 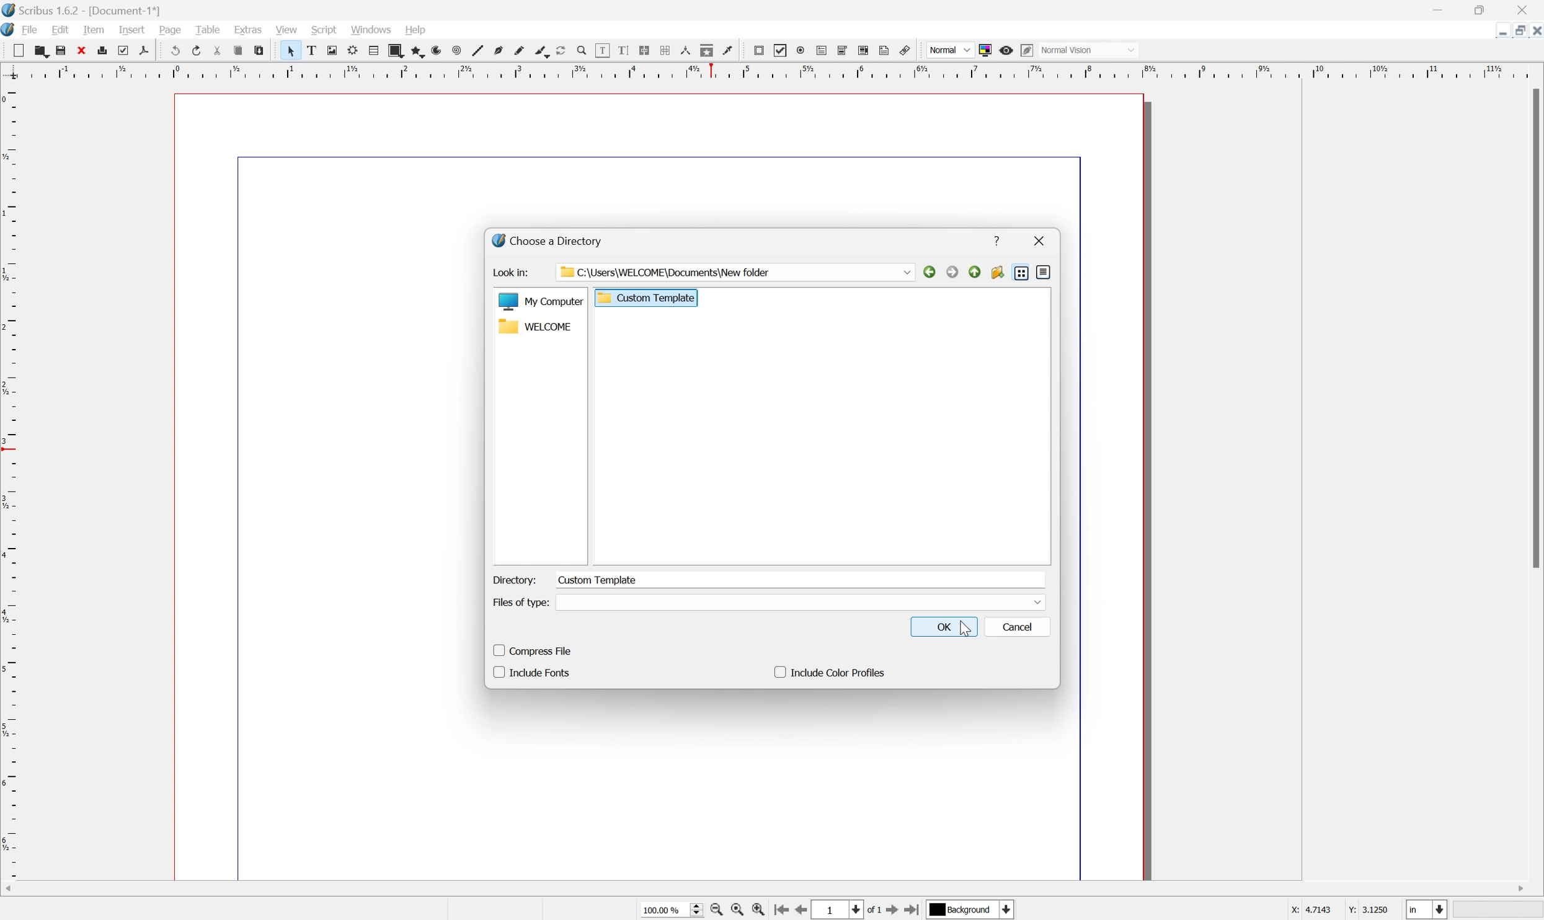 I want to click on measurements, so click(x=686, y=50).